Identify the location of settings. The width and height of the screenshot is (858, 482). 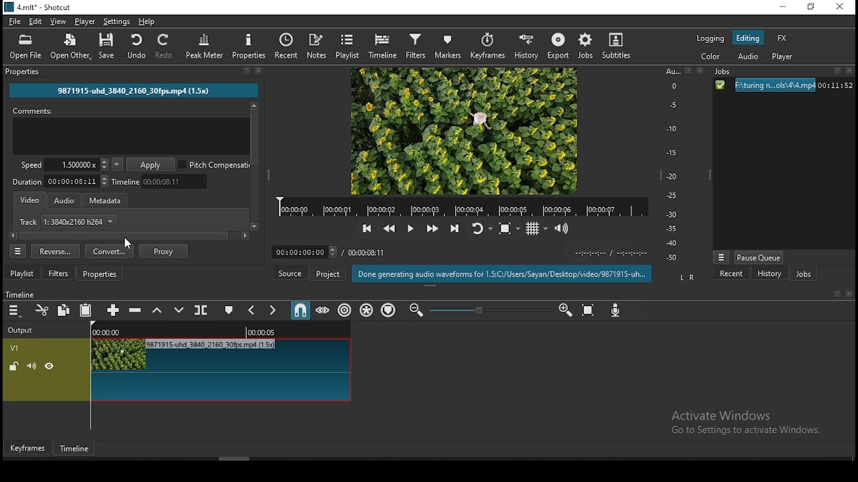
(117, 21).